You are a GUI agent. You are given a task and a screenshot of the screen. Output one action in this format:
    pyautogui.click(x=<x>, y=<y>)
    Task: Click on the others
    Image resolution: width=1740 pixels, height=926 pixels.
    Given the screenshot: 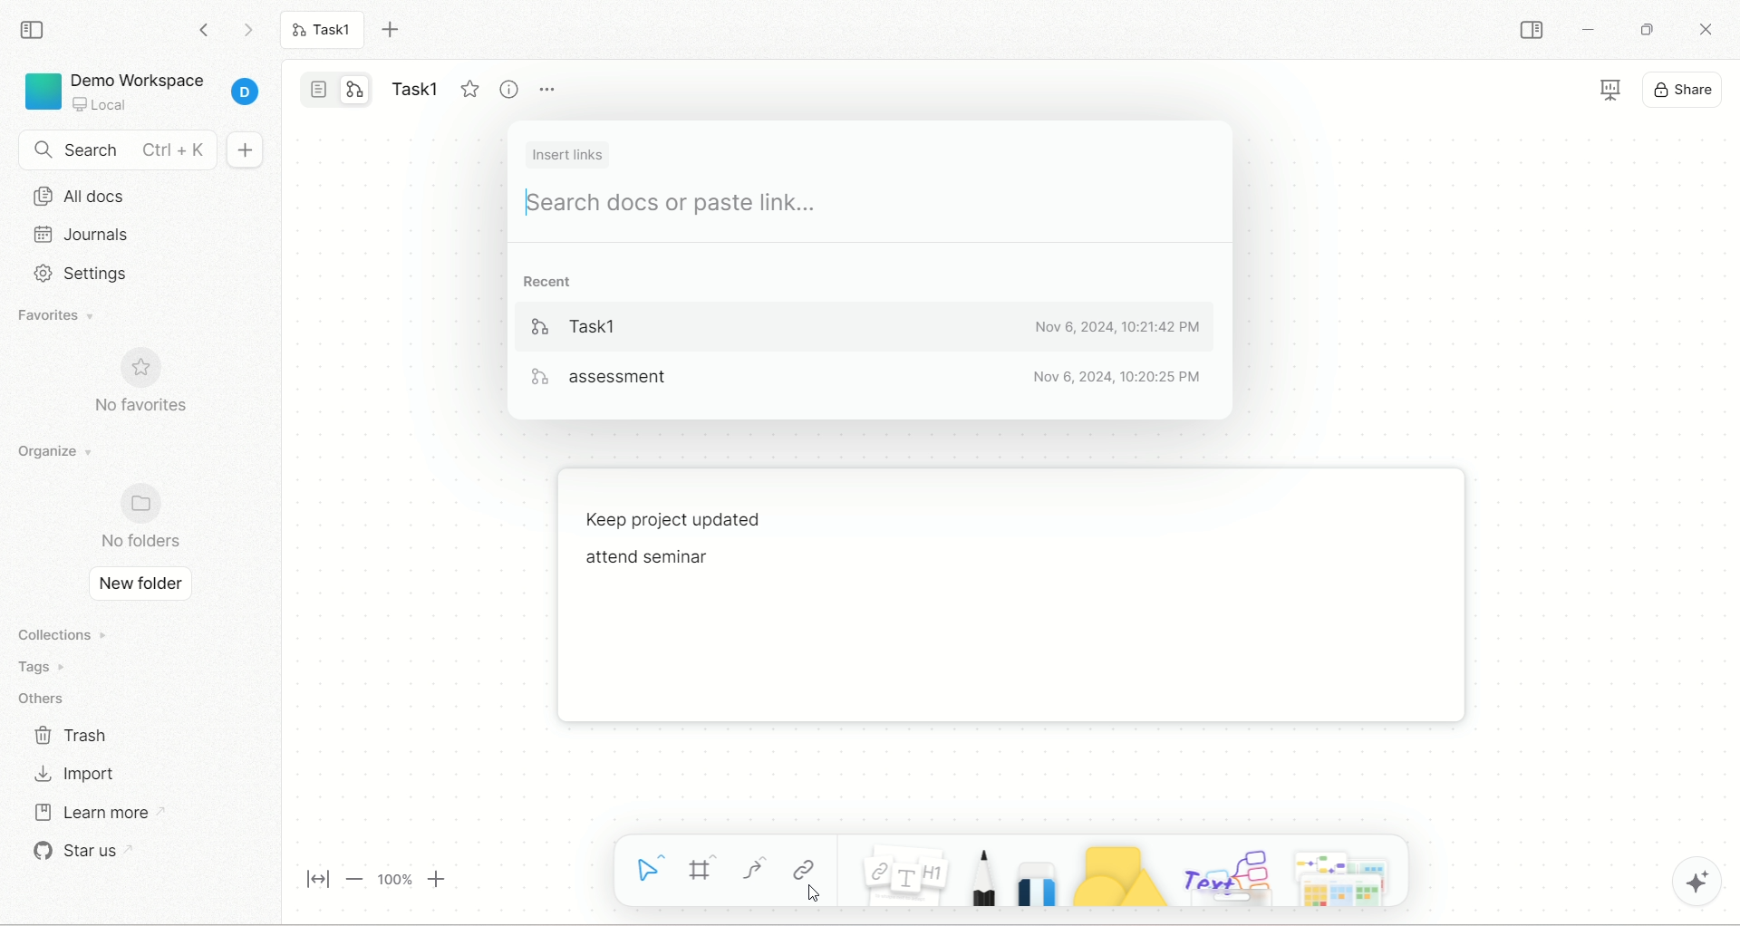 What is the action you would take?
    pyautogui.click(x=1225, y=874)
    